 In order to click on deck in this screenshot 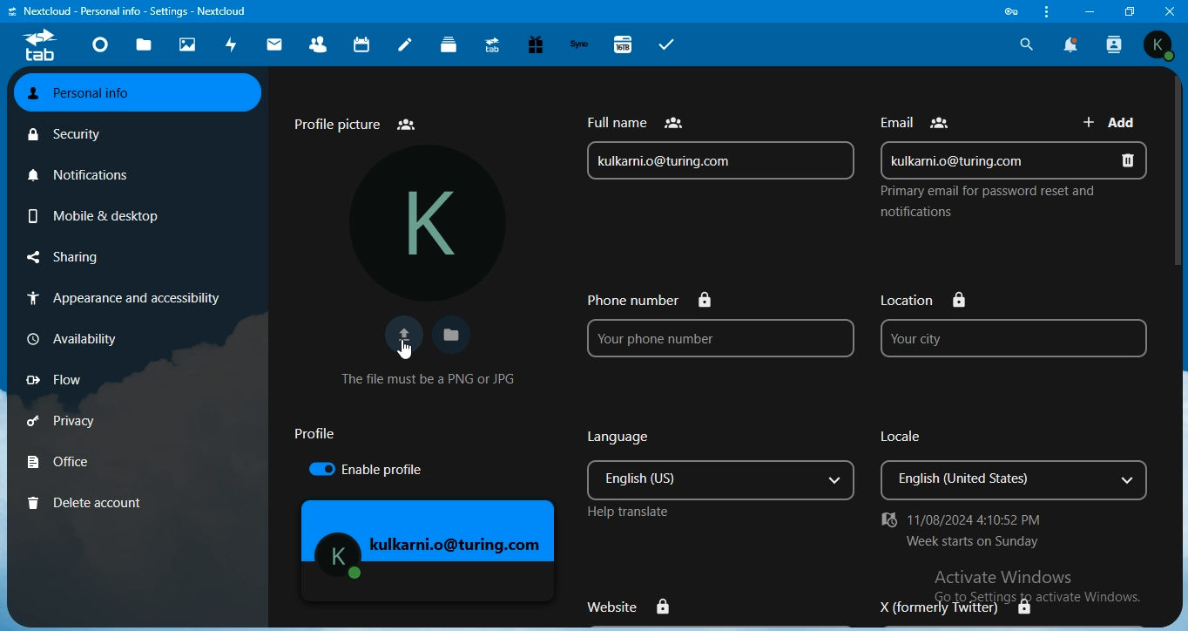, I will do `click(450, 44)`.